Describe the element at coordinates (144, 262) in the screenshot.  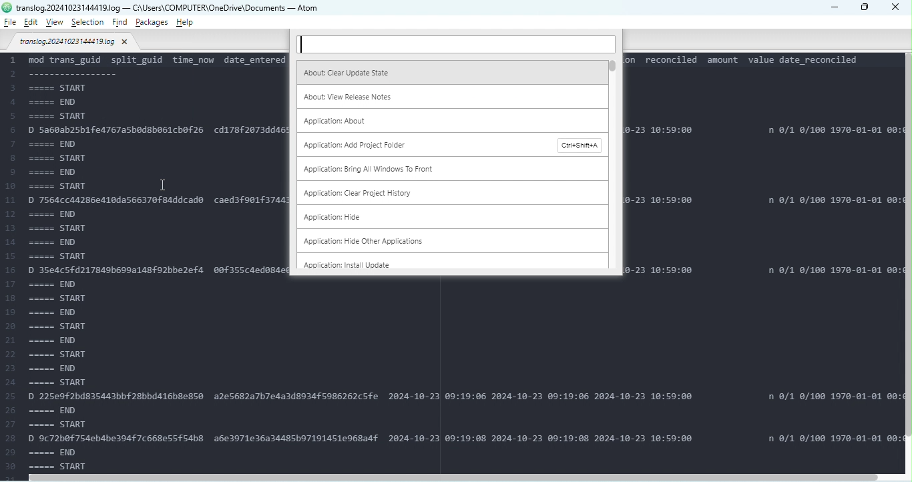
I see `File content - The code appears to be related to data entries or logs, possibly from a database or system process. It includes elements like:  START/END: Markers indicating the beginning and end of a data record. GUIDs (Globally Unique Identifiers): Long strings of characters that uniquely identify each record. Timestamps: Dates and times associated with the records, such as 2024-10-23 09:14:29. Counters/Indexes: Values like "n 0/1 100" or "0/1 100", which might indicate record numbers or positions. Date Codes: Such as 1970-01-01 00, which might represent default or initial dates. ` at that location.